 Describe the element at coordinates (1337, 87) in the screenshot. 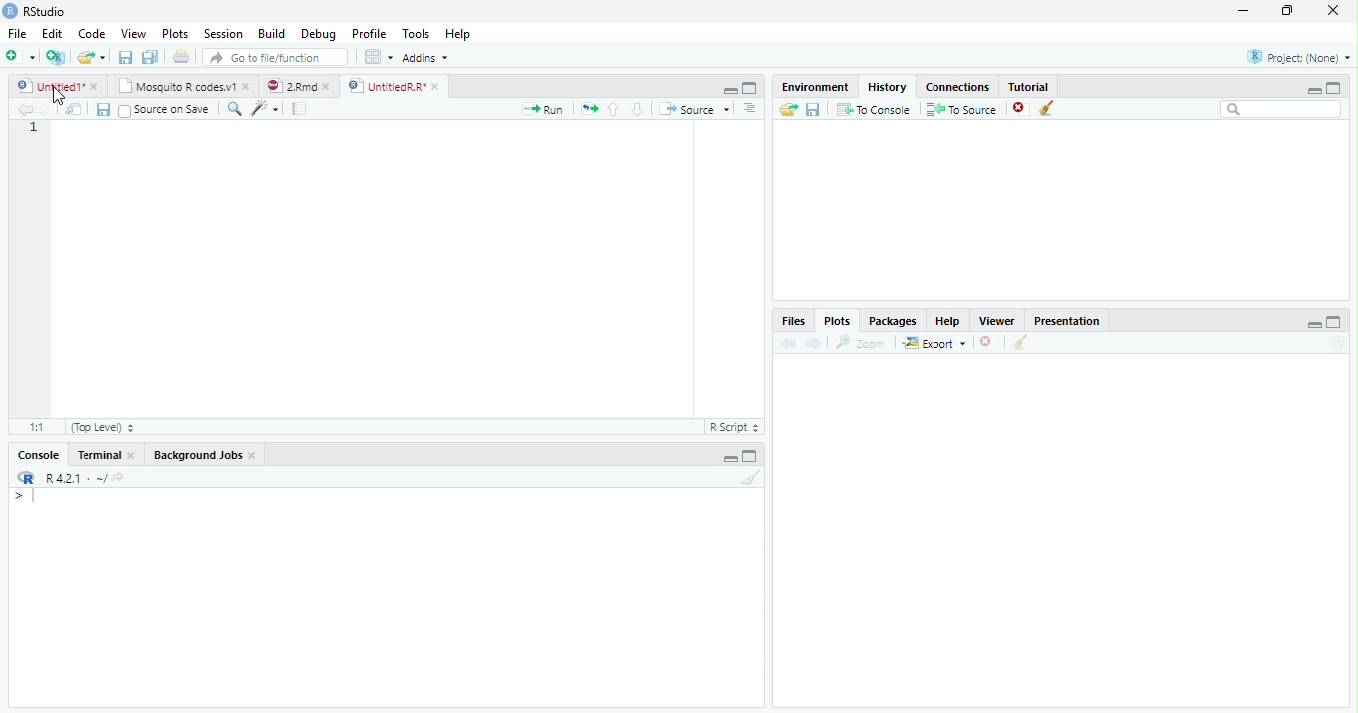

I see `maximize` at that location.